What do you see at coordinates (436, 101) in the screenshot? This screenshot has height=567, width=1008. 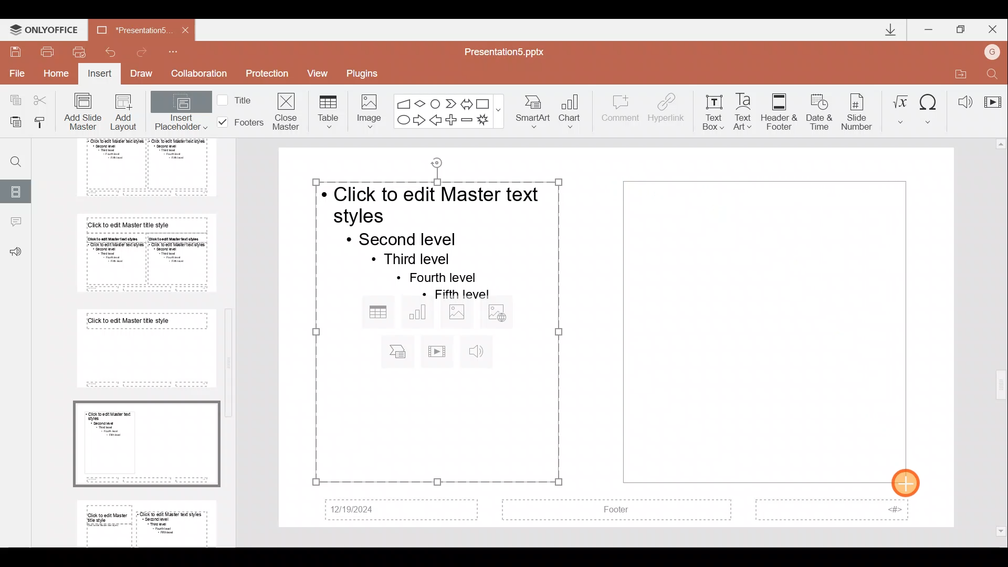 I see `Flowchart-connector` at bounding box center [436, 101].